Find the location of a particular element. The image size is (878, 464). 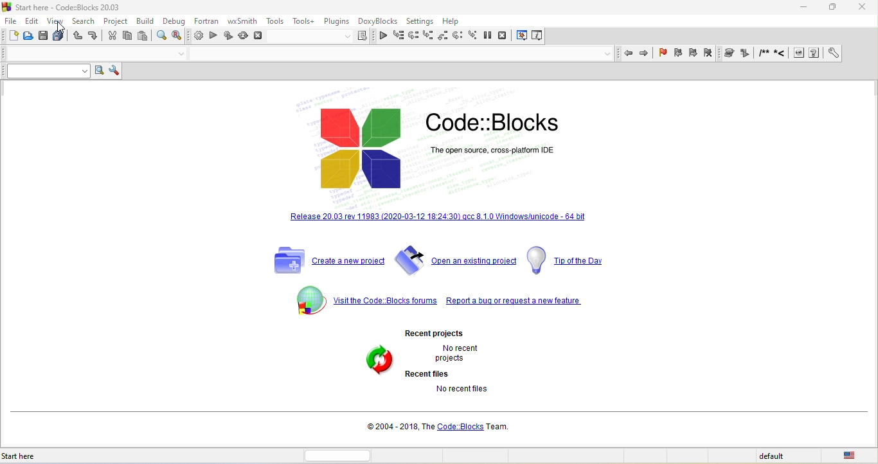

toggle bookmark is located at coordinates (663, 55).